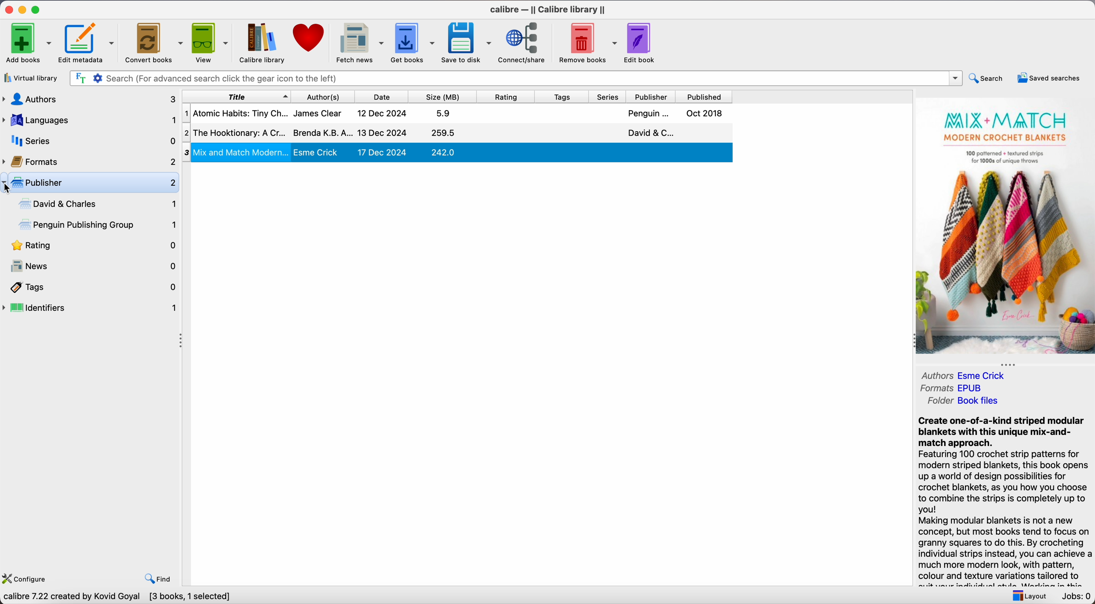  I want to click on edit metadata, so click(88, 43).